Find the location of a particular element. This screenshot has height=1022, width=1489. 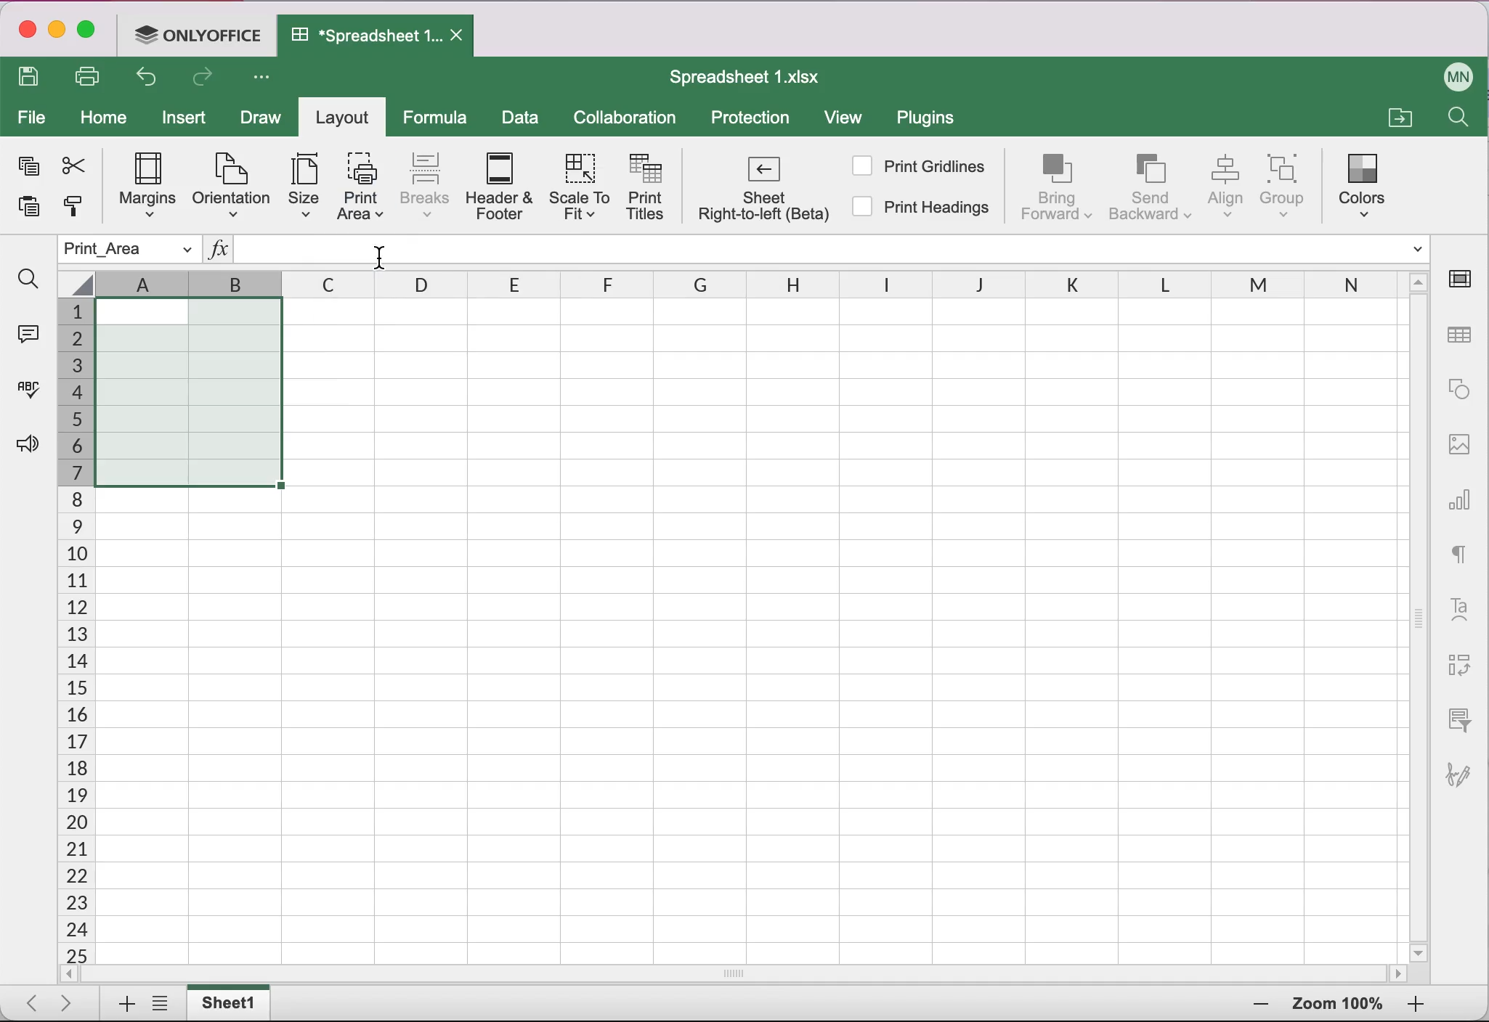

draw is located at coordinates (259, 120).